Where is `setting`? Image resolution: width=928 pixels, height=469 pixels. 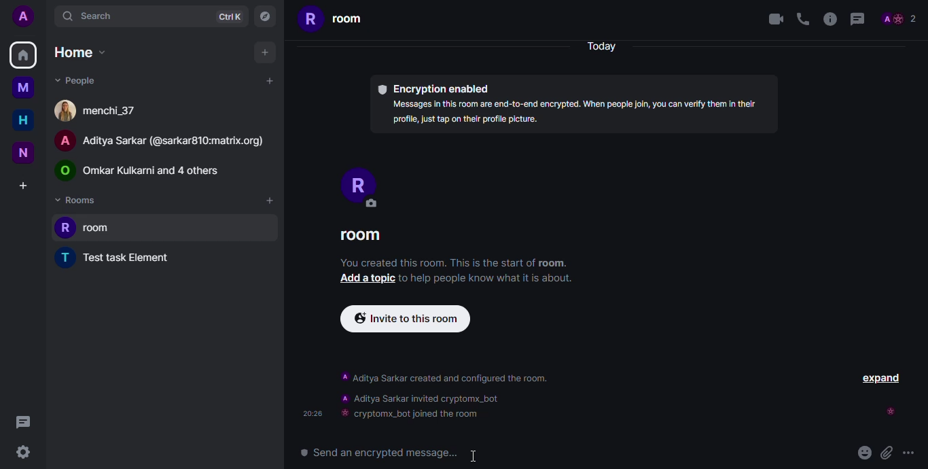 setting is located at coordinates (23, 454).